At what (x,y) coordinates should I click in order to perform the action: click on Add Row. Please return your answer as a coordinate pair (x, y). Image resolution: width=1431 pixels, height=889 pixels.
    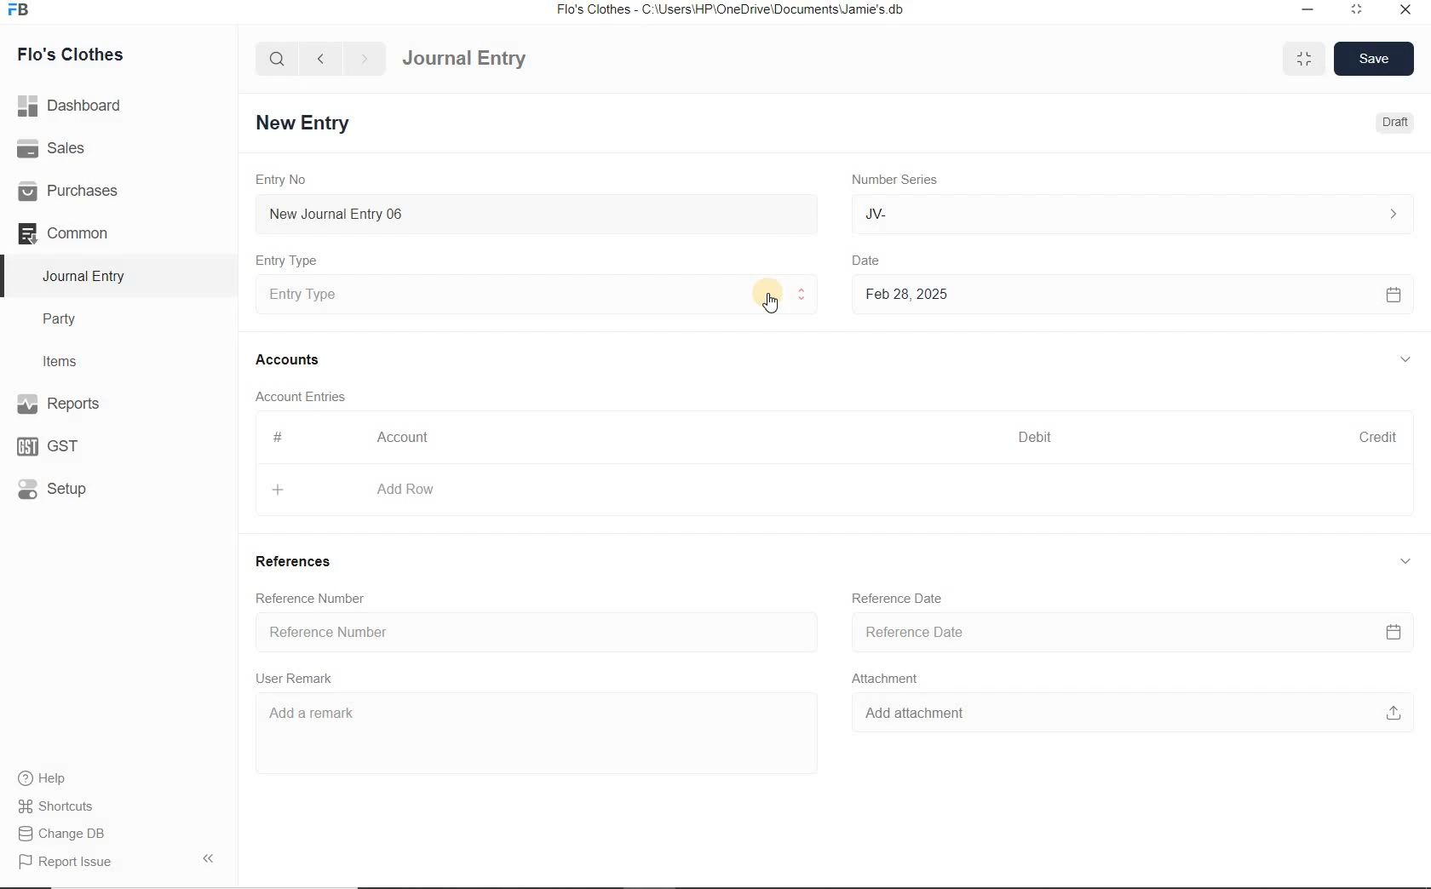
    Looking at the image, I should click on (361, 487).